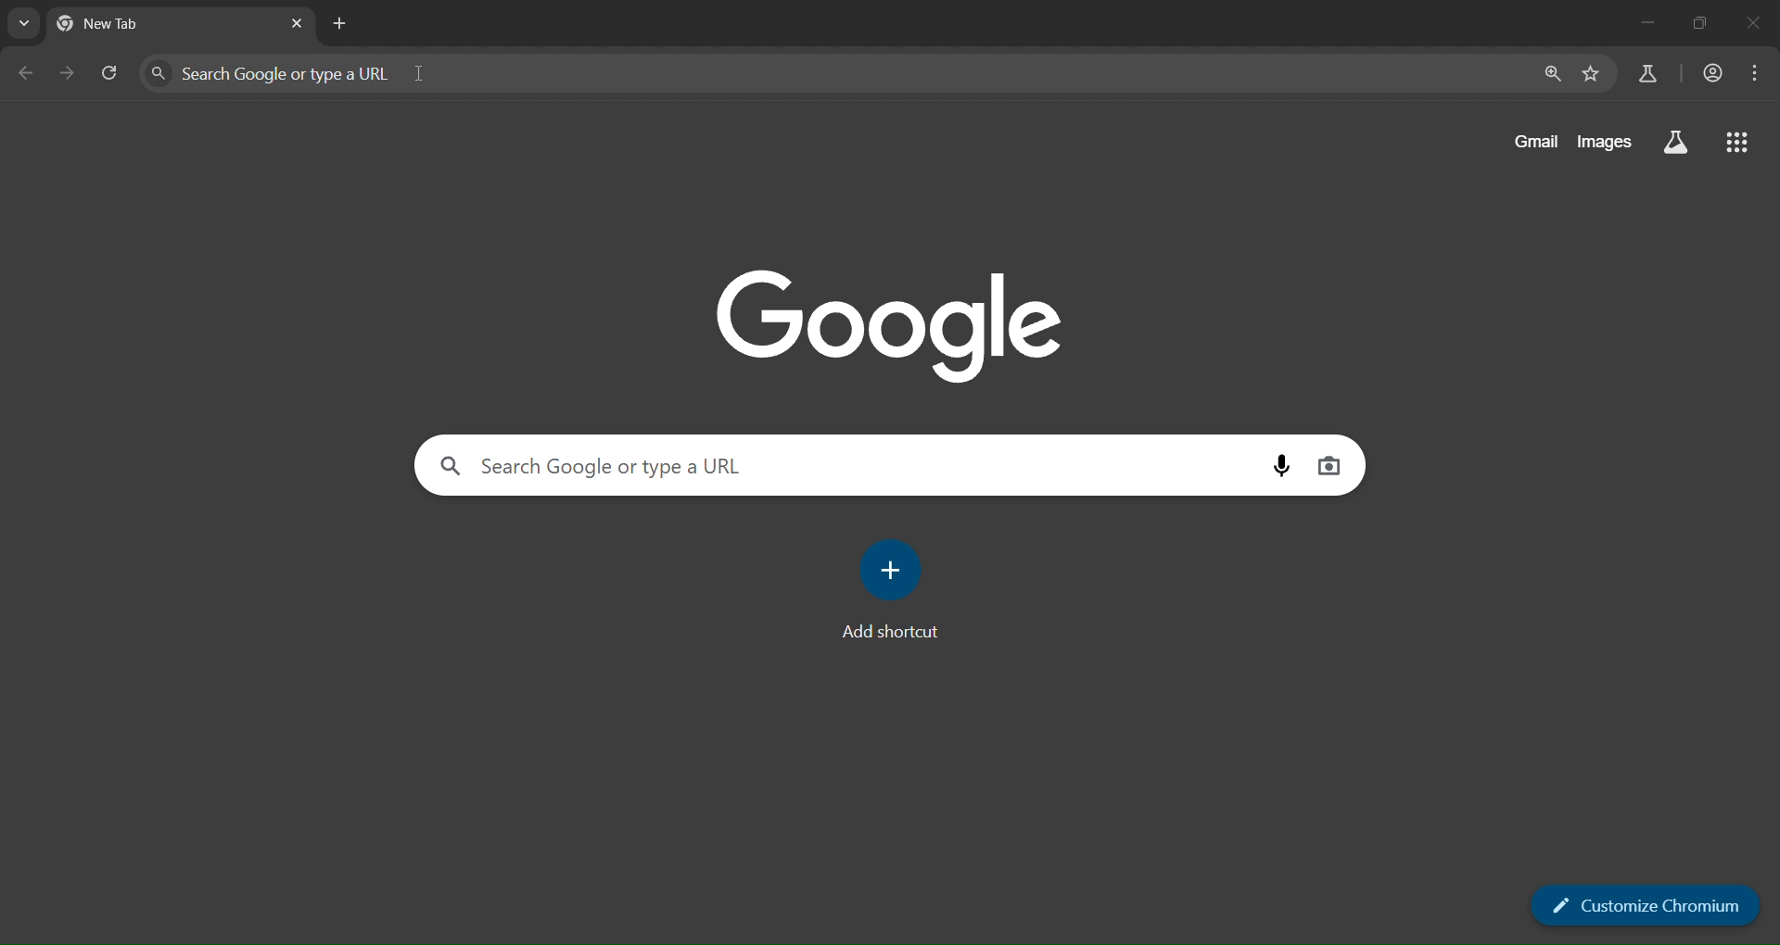  I want to click on voice search, so click(1279, 467).